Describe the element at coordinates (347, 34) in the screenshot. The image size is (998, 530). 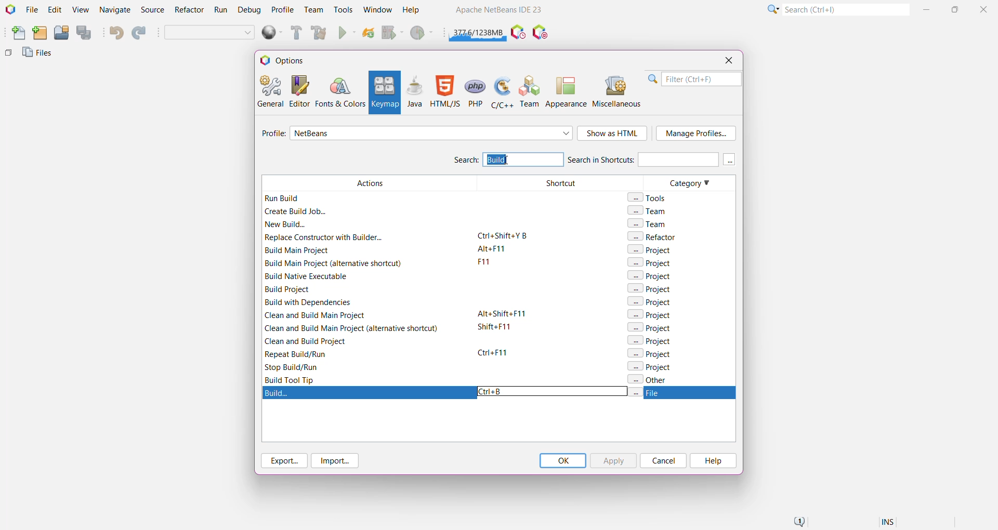
I see `Run` at that location.